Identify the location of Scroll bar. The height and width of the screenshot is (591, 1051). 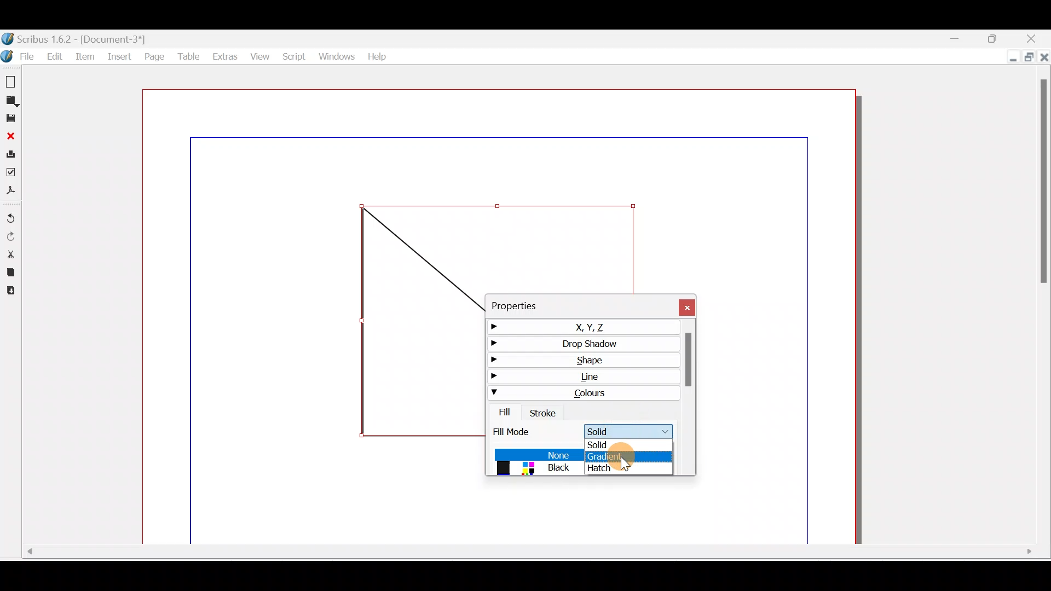
(689, 399).